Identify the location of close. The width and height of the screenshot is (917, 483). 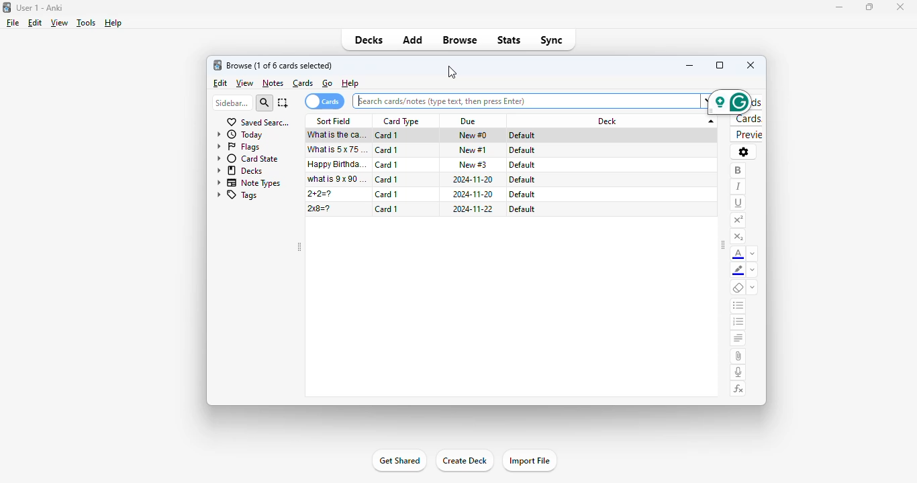
(751, 65).